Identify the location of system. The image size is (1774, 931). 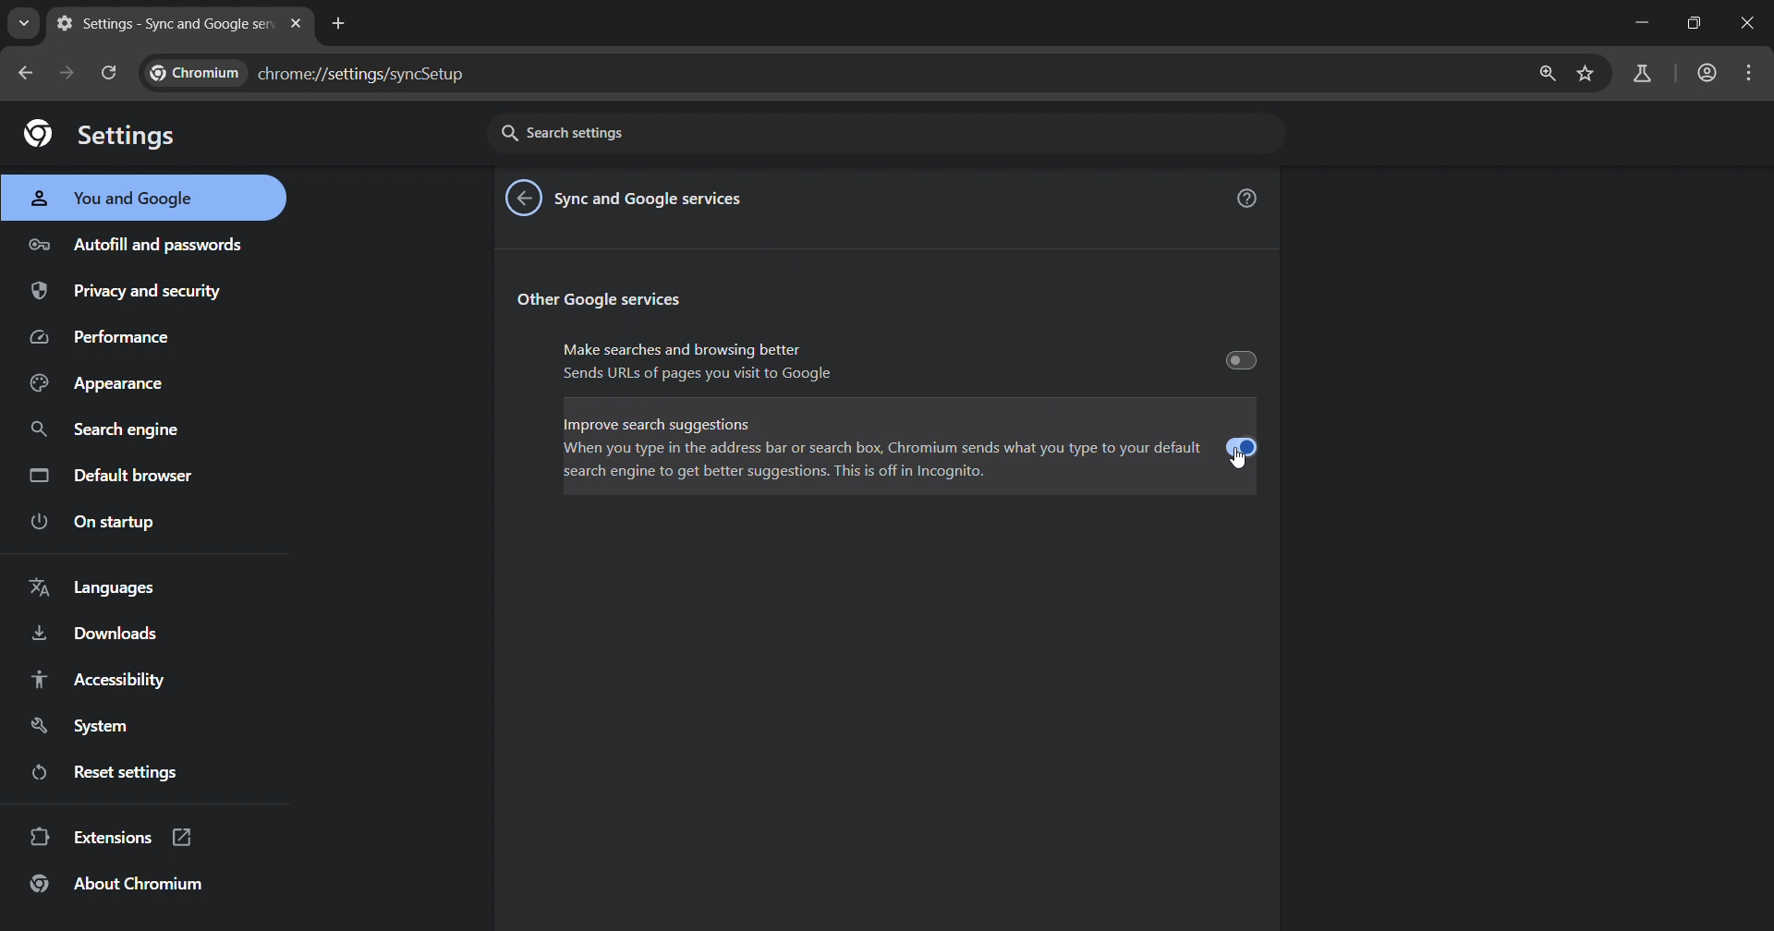
(85, 726).